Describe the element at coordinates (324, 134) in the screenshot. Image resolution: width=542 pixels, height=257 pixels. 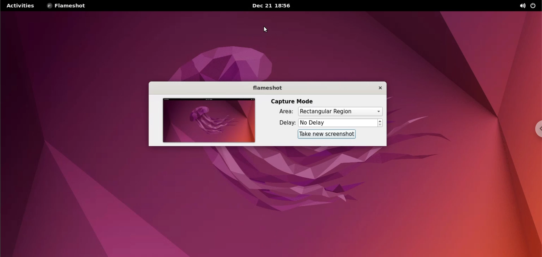
I see `take new screenshot` at that location.